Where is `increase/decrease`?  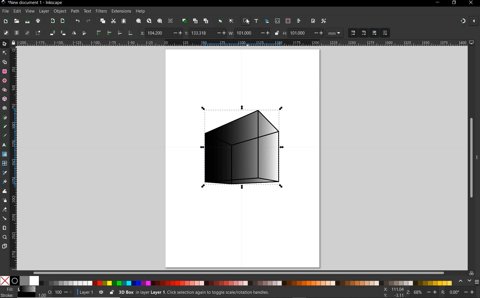
increase/decrease is located at coordinates (221, 33).